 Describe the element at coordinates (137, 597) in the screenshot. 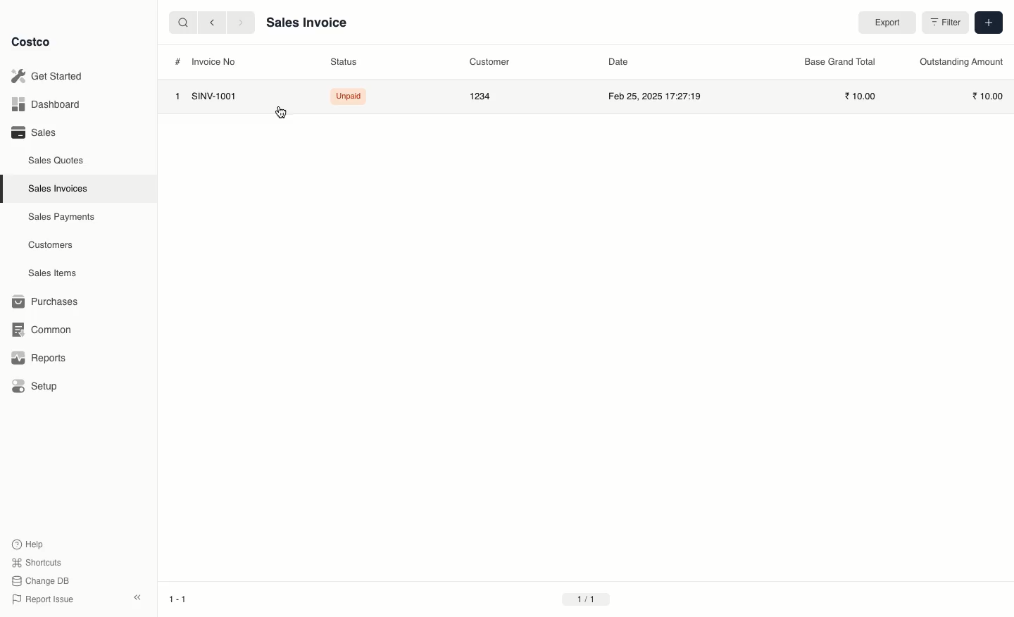

I see `Collapse` at that location.